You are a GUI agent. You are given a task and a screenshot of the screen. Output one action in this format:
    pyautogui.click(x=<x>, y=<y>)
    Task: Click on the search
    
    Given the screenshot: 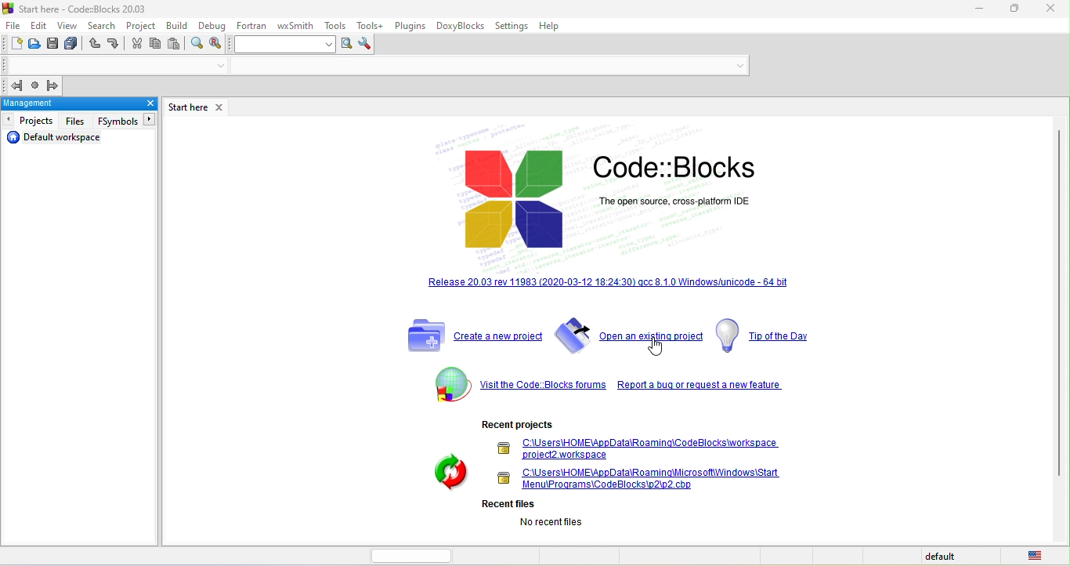 What is the action you would take?
    pyautogui.click(x=103, y=26)
    